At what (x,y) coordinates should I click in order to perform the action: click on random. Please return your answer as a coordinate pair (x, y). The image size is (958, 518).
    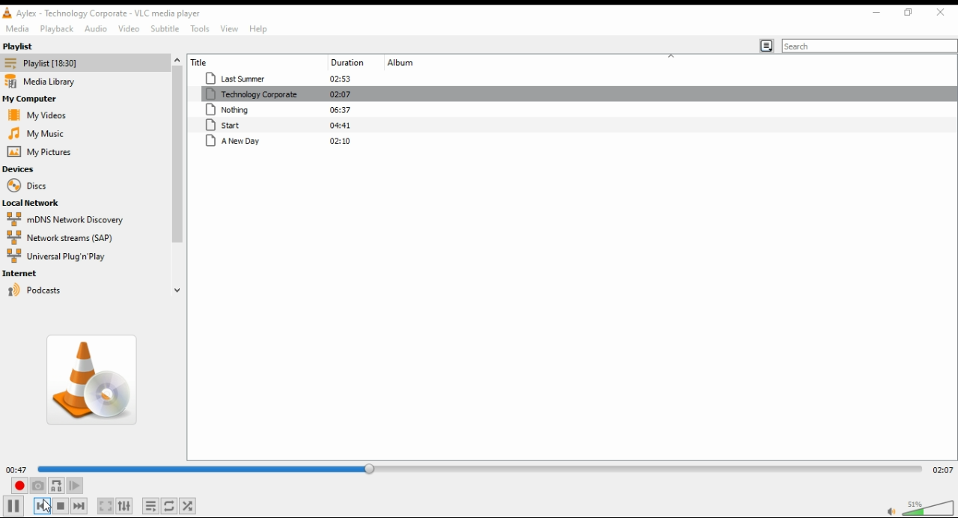
    Looking at the image, I should click on (188, 507).